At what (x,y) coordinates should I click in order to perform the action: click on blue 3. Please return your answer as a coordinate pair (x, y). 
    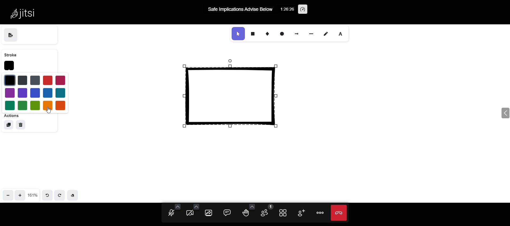
    Looking at the image, I should click on (61, 93).